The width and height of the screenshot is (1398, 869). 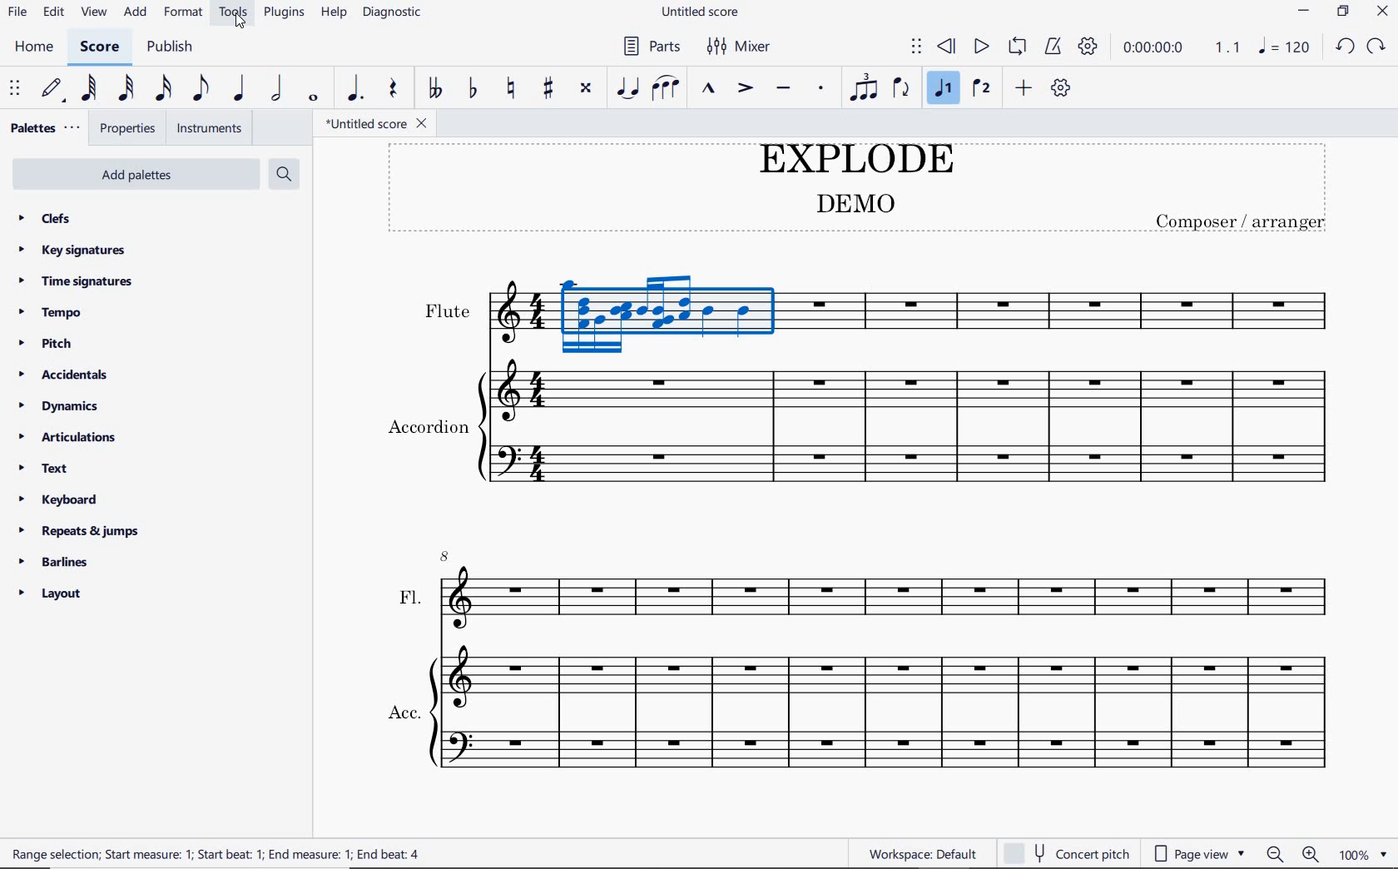 I want to click on half note, so click(x=278, y=90).